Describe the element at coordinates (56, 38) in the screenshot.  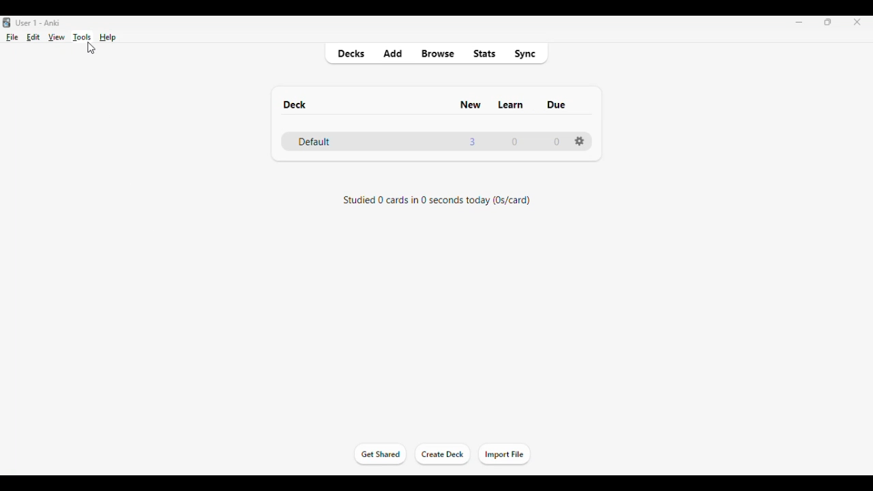
I see `view` at that location.